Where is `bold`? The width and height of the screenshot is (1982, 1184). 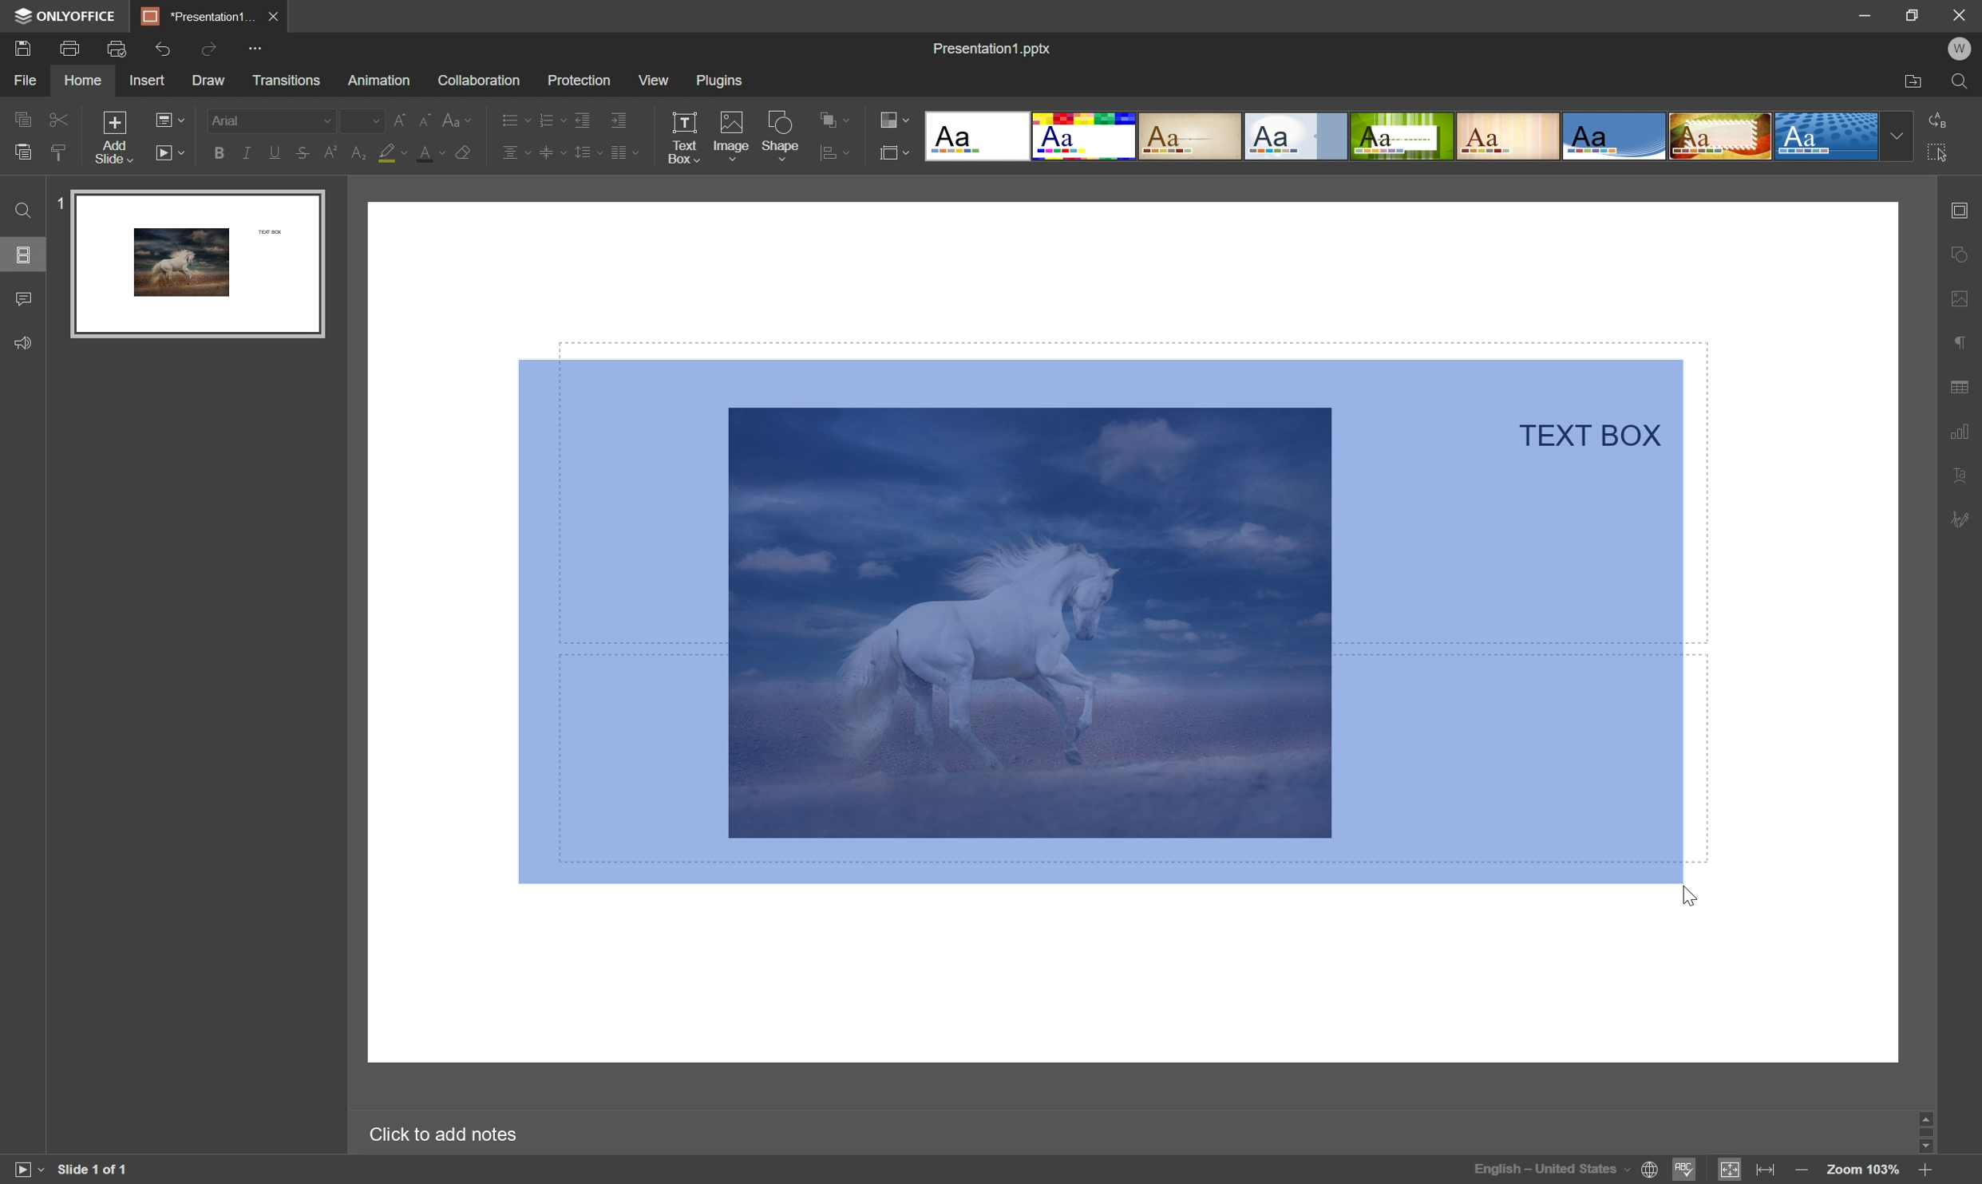
bold is located at coordinates (220, 155).